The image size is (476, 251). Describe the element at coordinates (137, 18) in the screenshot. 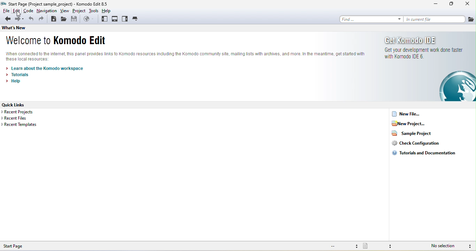

I see `tabs` at that location.